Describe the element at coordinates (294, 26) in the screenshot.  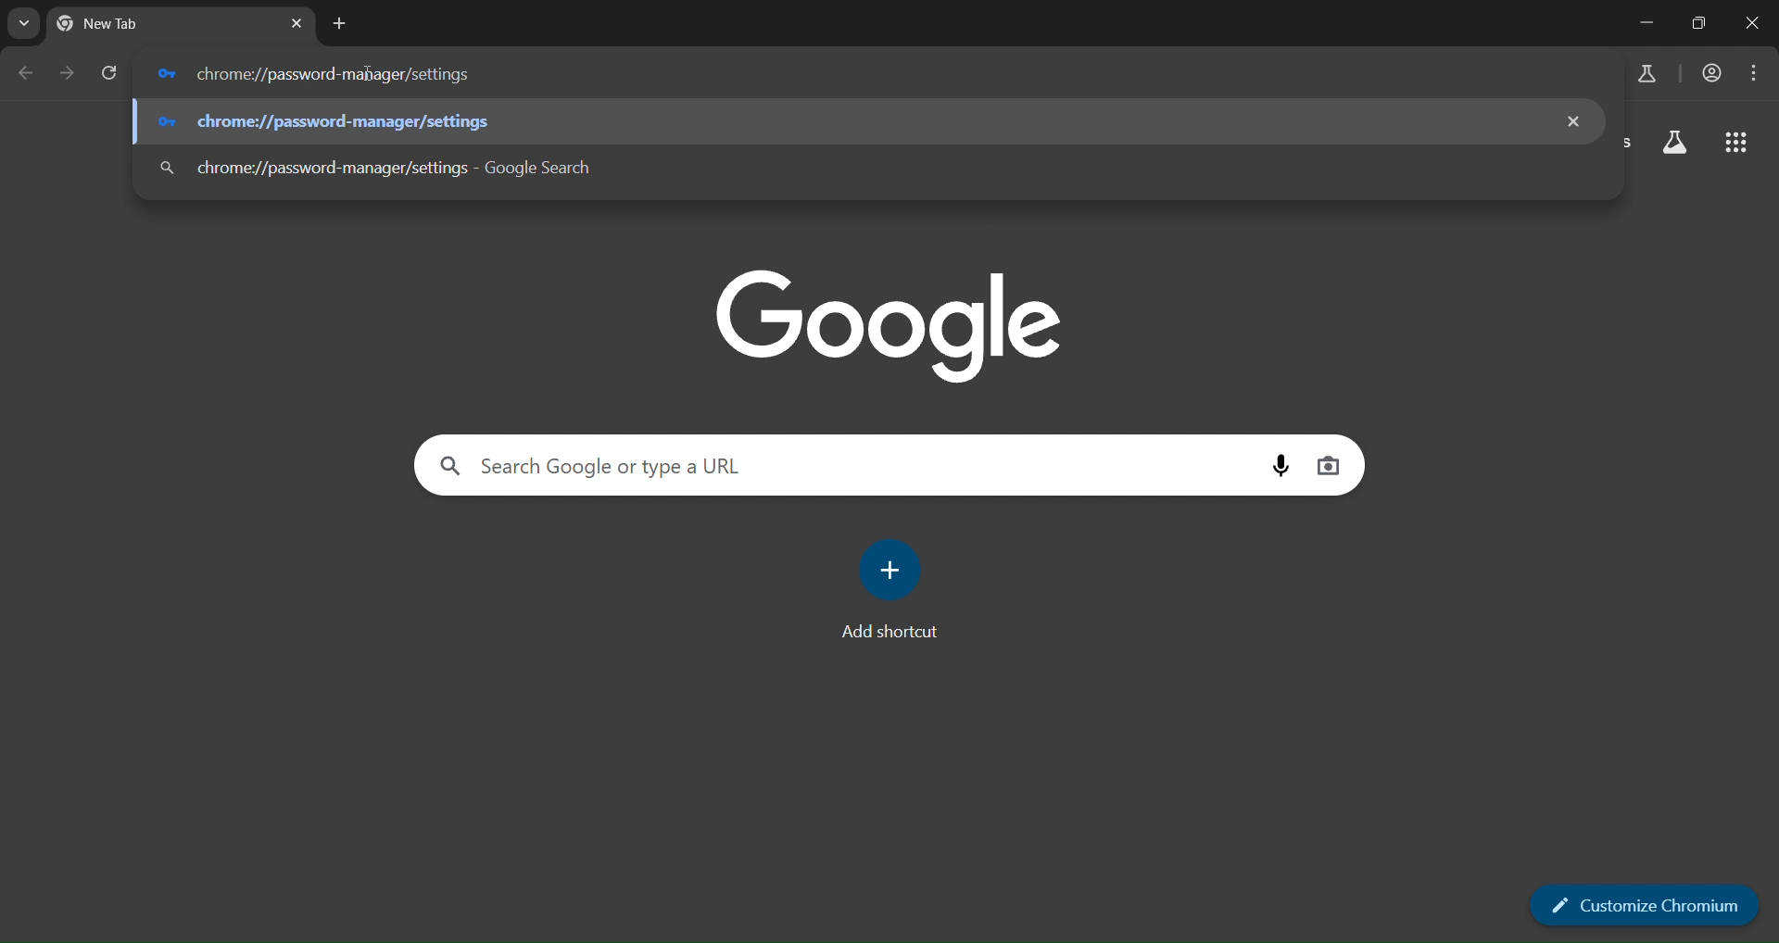
I see `new tab` at that location.